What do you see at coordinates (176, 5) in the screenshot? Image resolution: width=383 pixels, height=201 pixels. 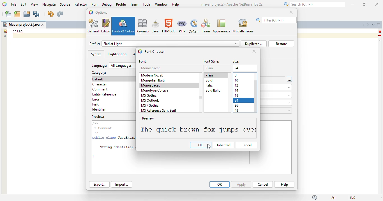 I see `help` at bounding box center [176, 5].